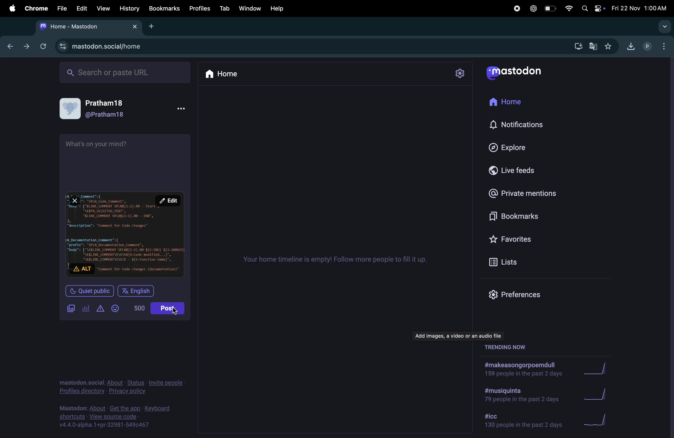  I want to click on post, so click(167, 308).